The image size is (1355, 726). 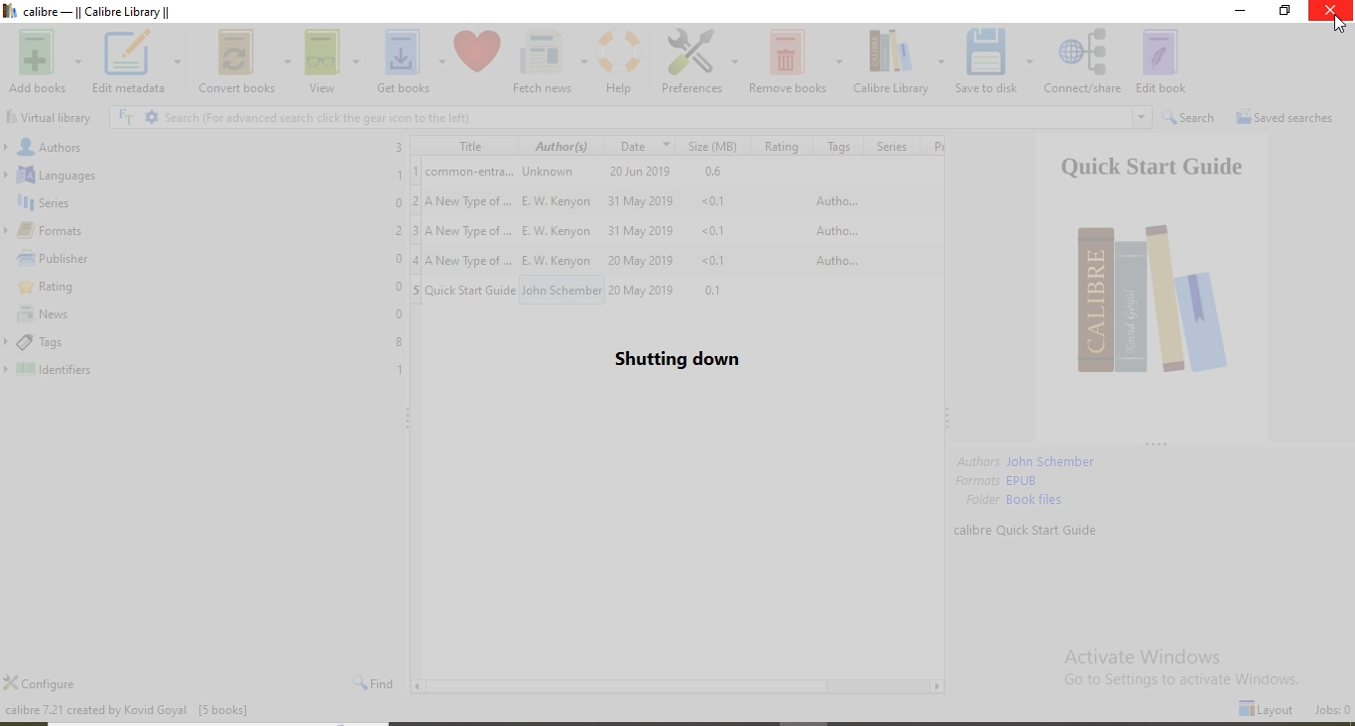 I want to click on Title, so click(x=461, y=146).